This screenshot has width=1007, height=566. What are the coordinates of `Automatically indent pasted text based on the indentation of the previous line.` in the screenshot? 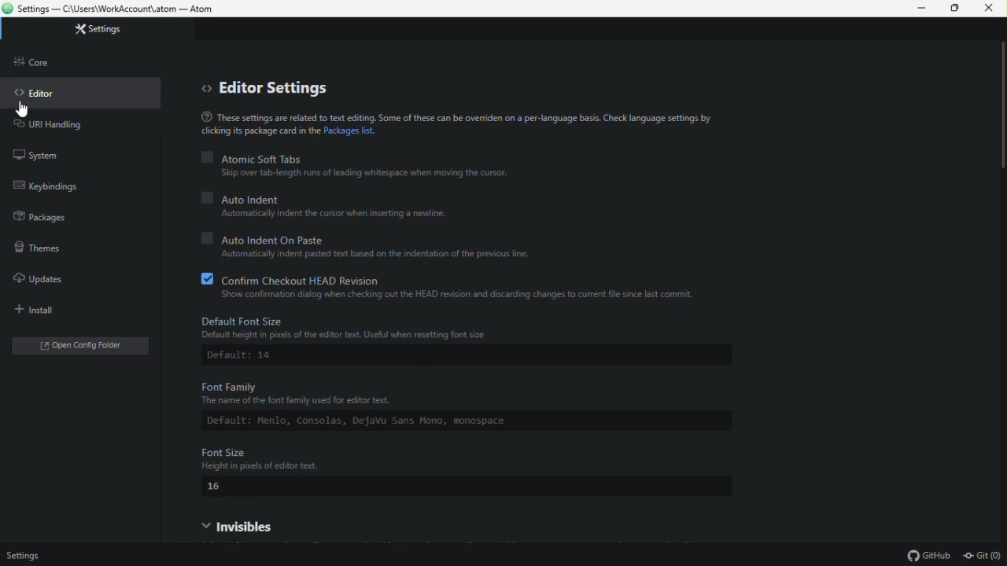 It's located at (380, 255).